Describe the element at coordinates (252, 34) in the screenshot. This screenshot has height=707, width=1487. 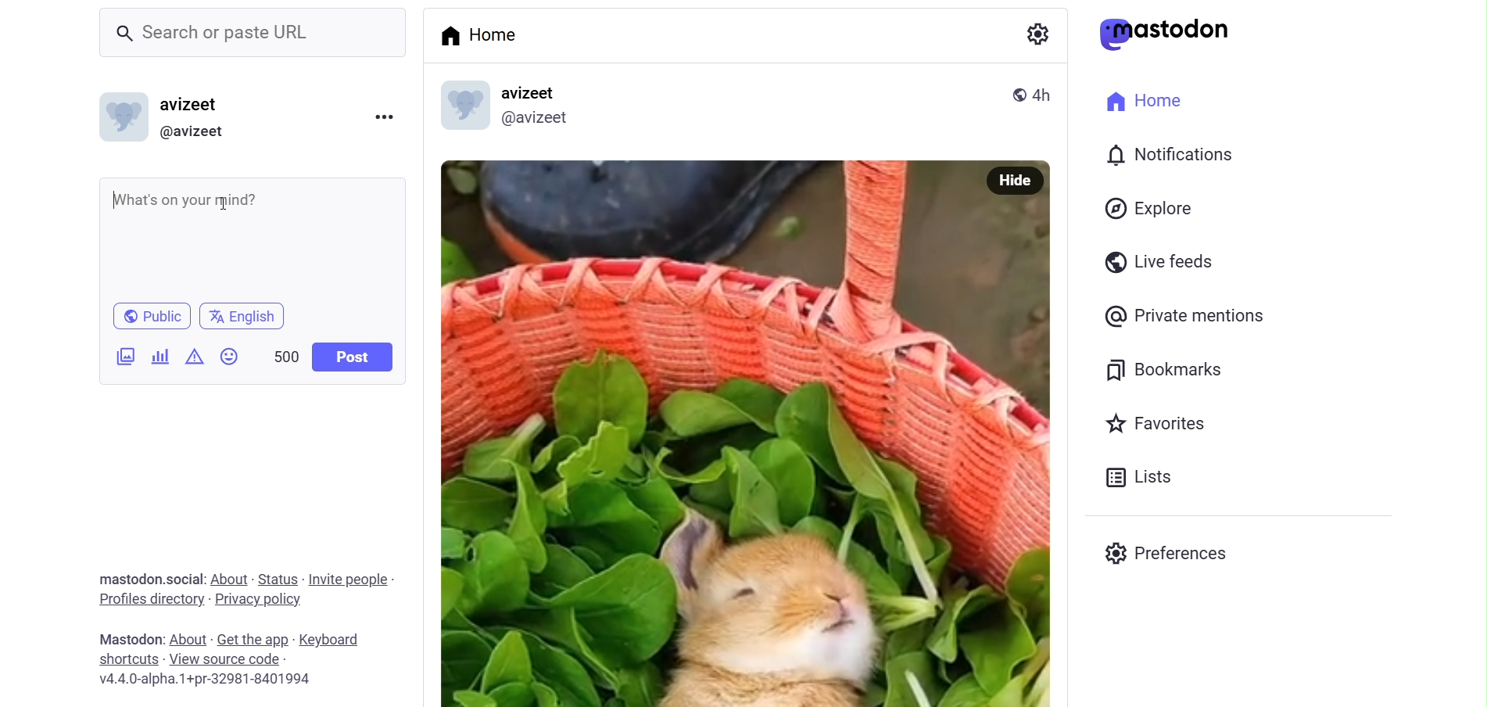
I see `Search or paste URL` at that location.